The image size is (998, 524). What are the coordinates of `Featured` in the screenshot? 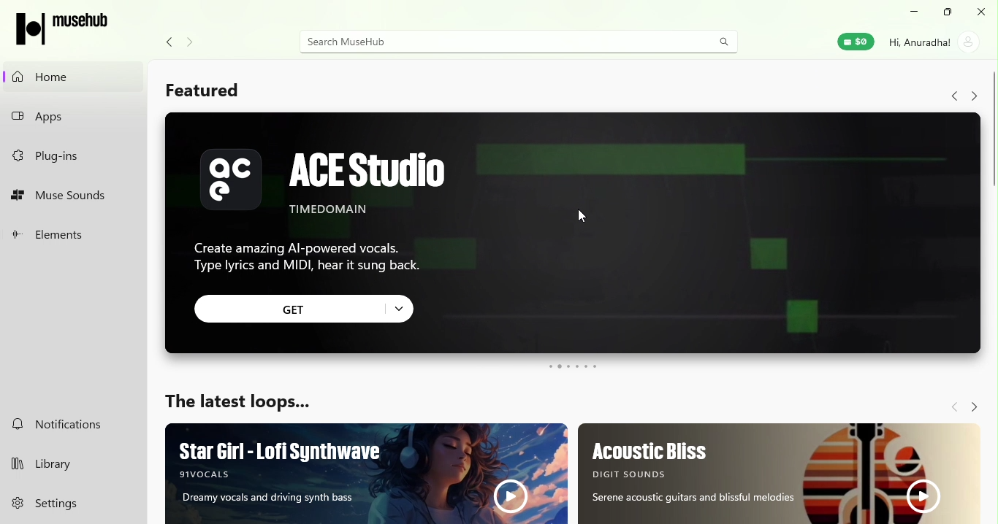 It's located at (199, 88).